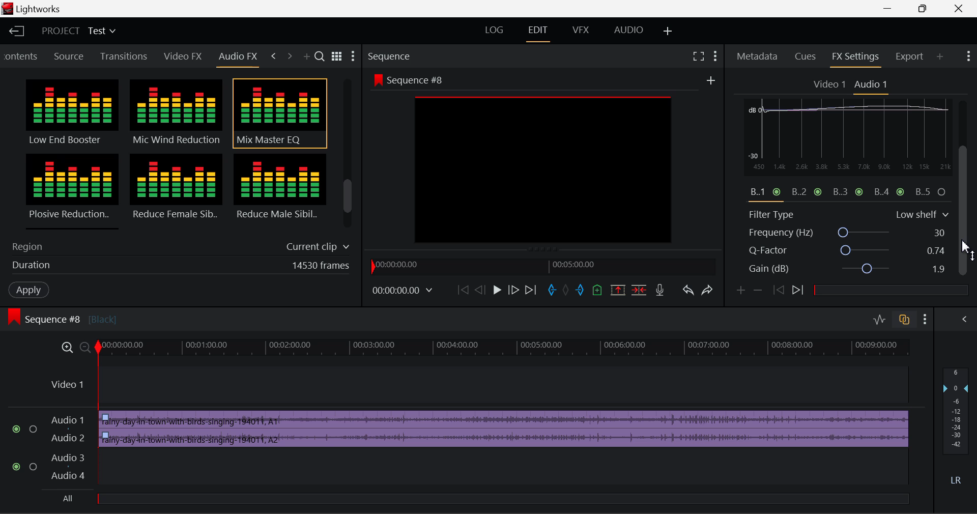  What do you see at coordinates (698, 56) in the screenshot?
I see `Full Screen` at bounding box center [698, 56].